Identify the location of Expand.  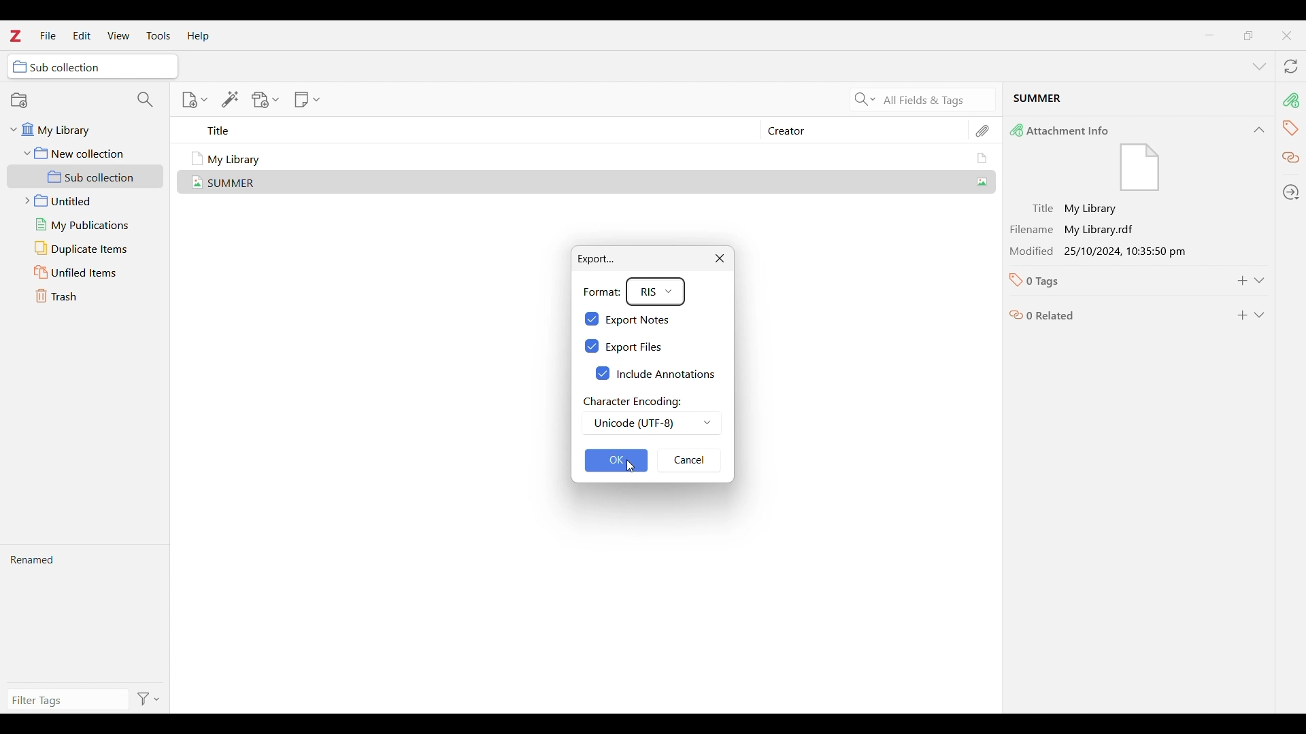
(1260, 315).